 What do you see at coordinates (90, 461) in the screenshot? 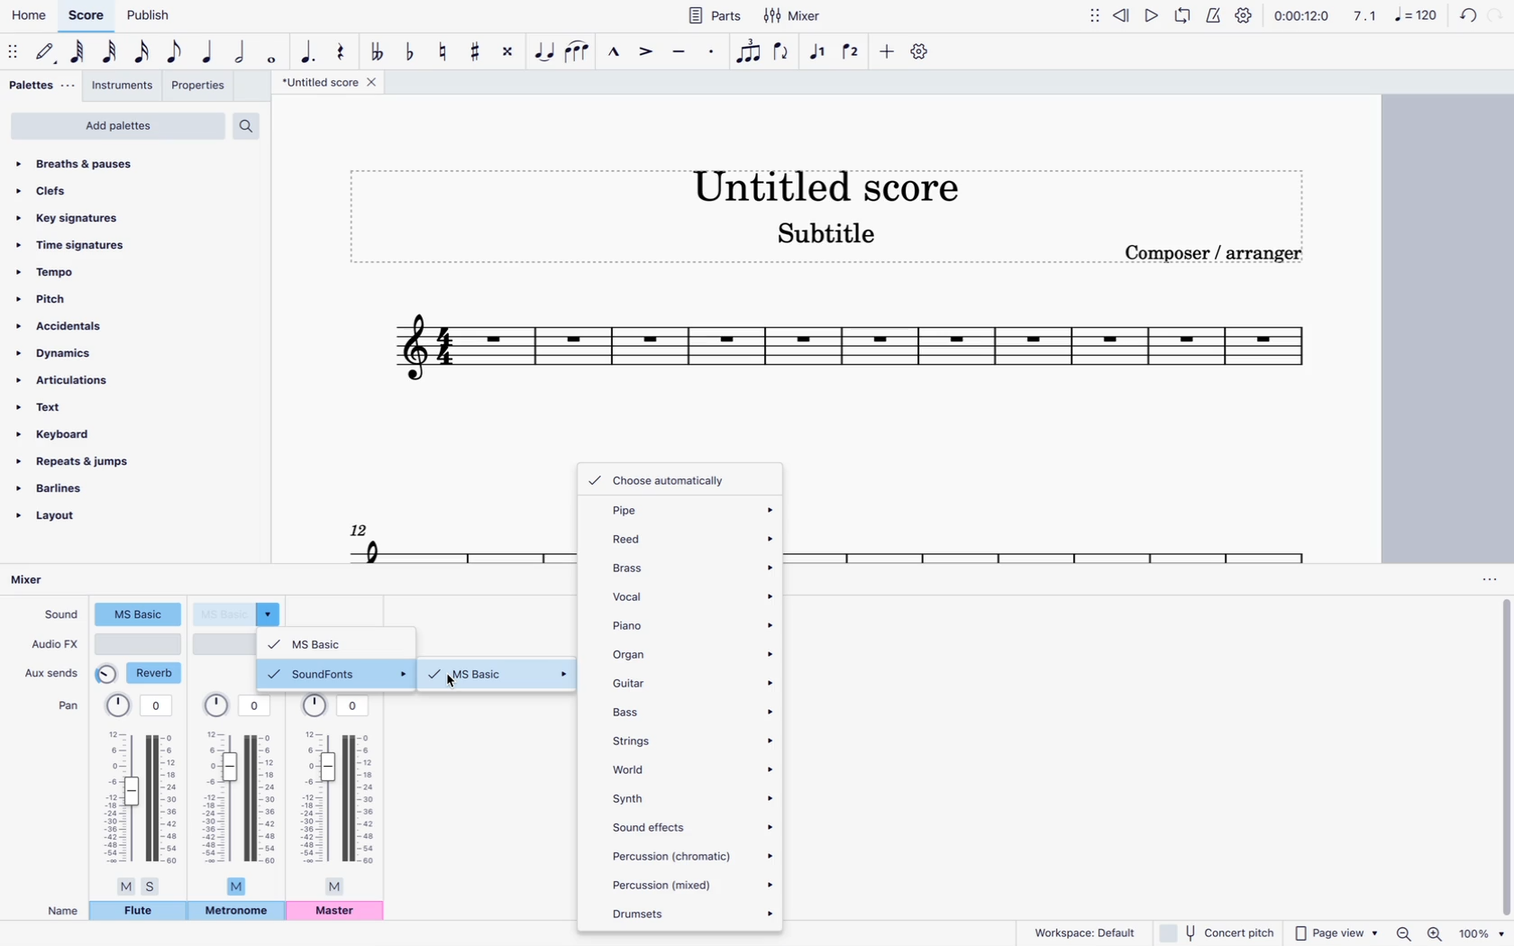
I see `repeats & jumps` at bounding box center [90, 461].